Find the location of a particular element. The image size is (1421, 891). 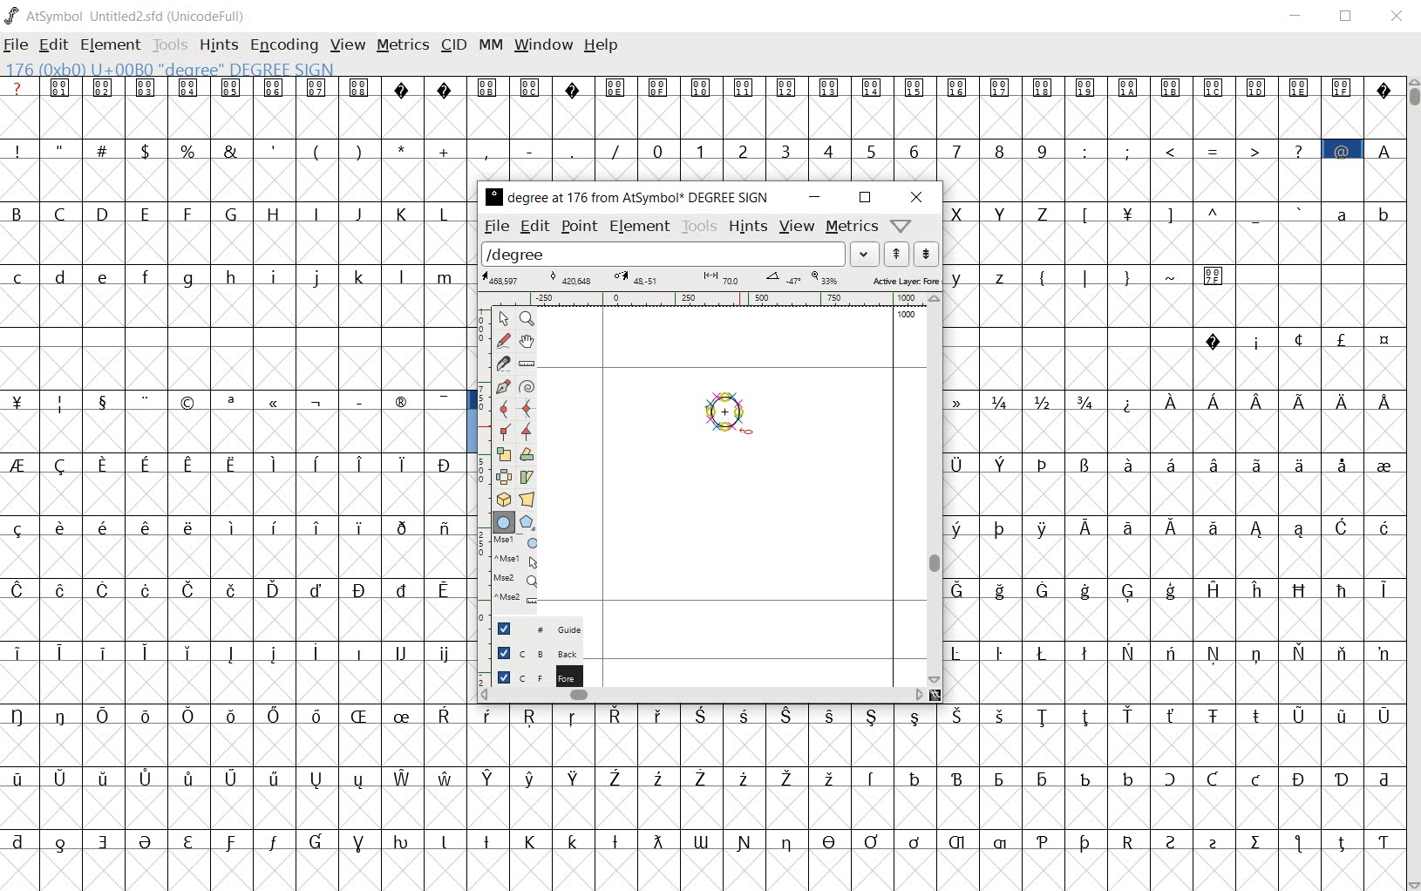

AtSymbol Untitled2.sfd (UnicodeFull) is located at coordinates (129, 16).